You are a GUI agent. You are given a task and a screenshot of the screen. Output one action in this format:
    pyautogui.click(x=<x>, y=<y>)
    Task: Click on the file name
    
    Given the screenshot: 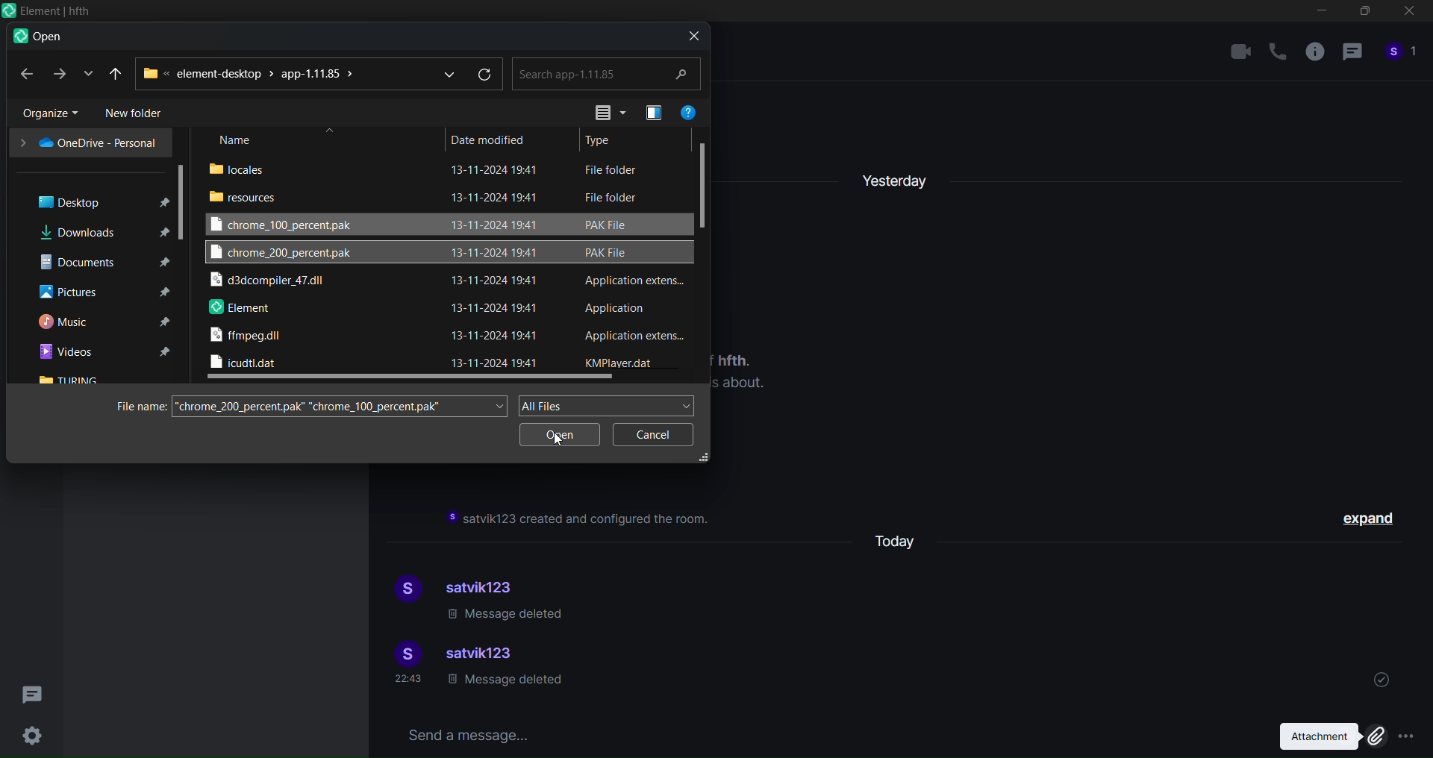 What is the action you would take?
    pyautogui.click(x=137, y=407)
    